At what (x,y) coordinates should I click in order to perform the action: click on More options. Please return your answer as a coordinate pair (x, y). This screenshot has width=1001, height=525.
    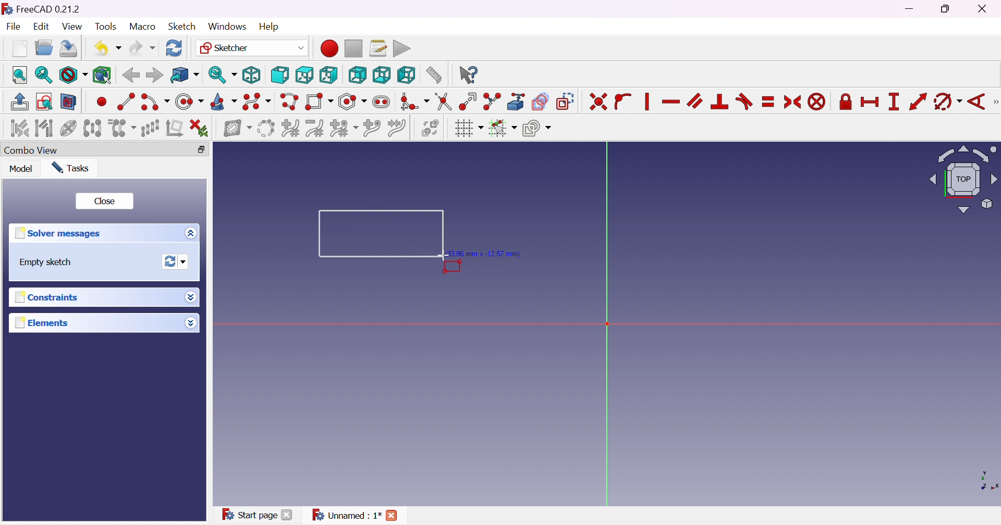
    Looking at the image, I should click on (190, 323).